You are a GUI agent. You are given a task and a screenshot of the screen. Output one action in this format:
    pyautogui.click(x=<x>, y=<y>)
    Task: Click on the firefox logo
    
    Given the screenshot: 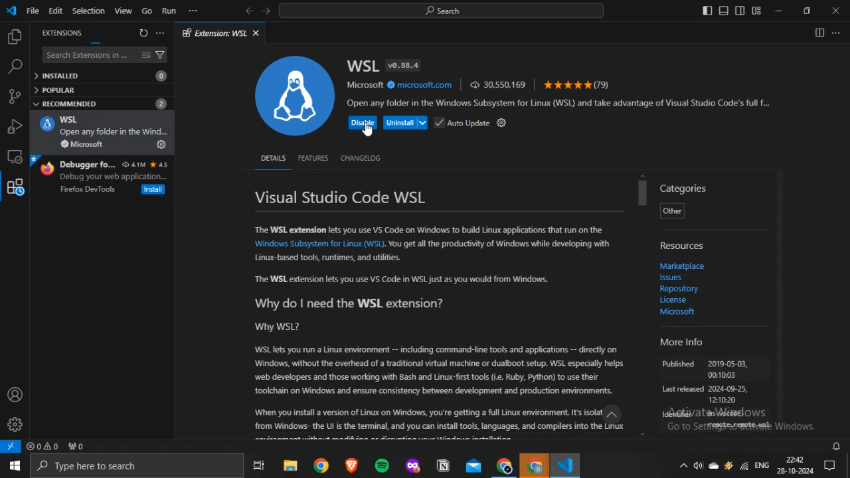 What is the action you would take?
    pyautogui.click(x=46, y=168)
    